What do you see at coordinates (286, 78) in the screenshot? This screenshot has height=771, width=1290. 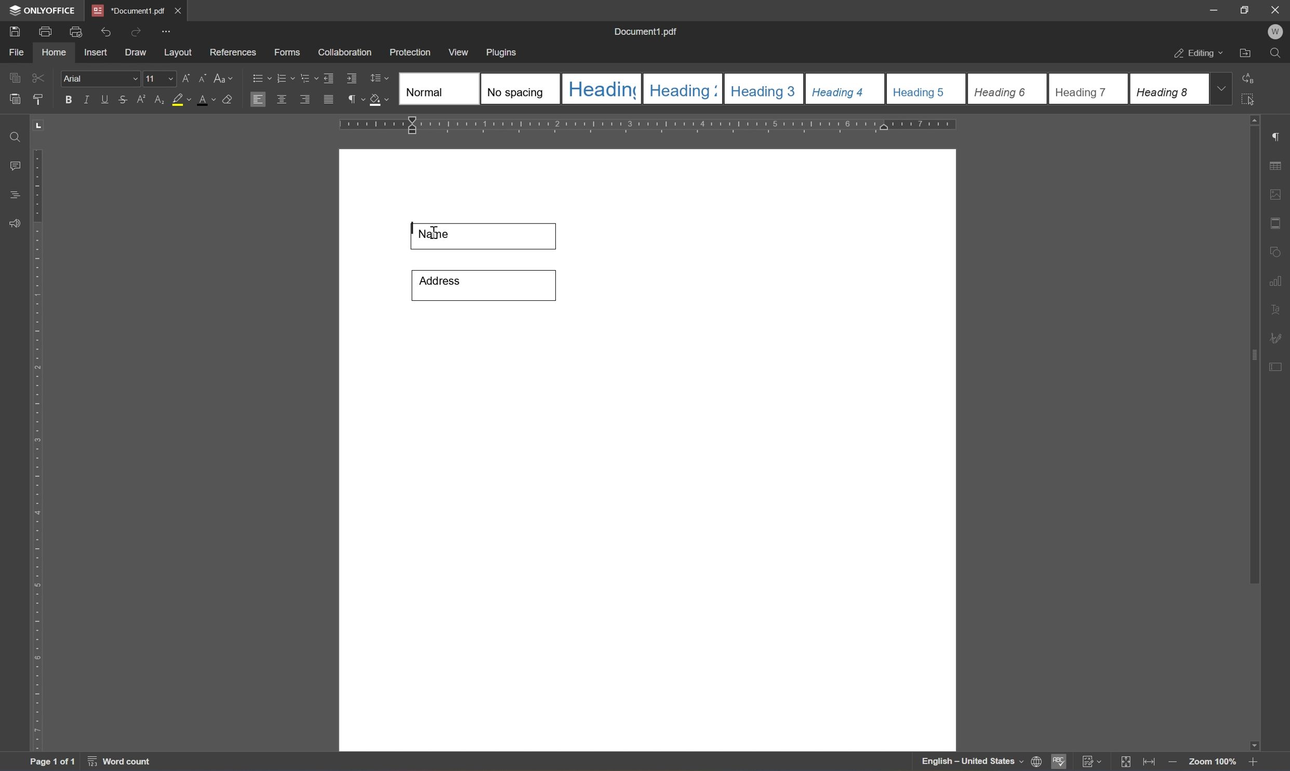 I see `numbering` at bounding box center [286, 78].